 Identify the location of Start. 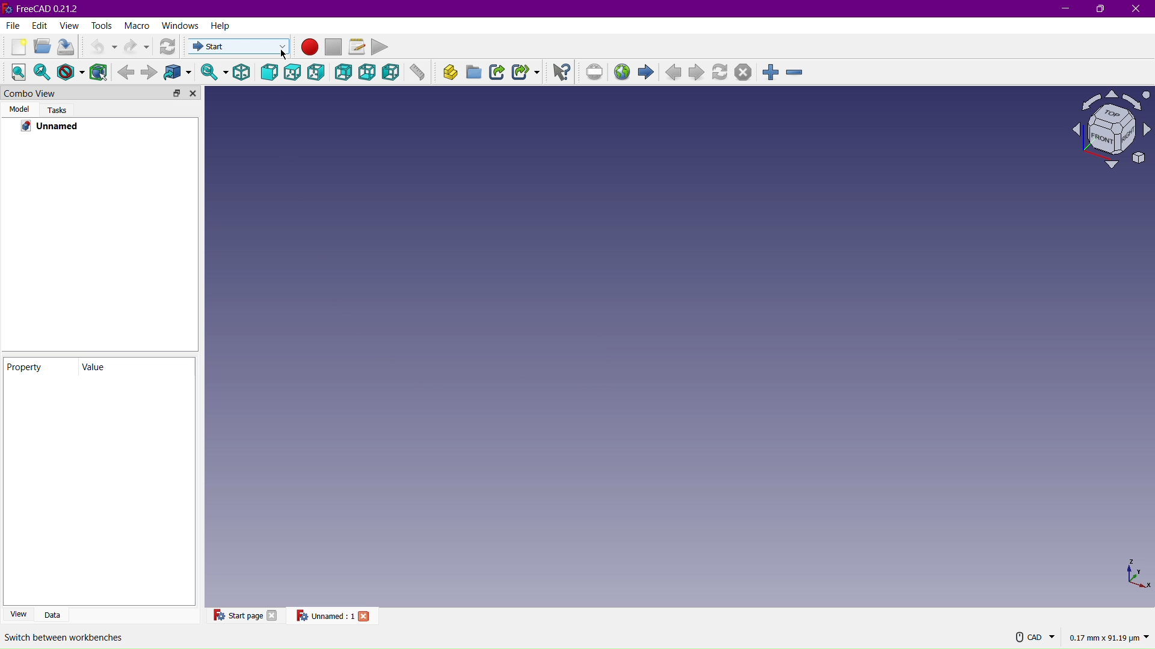
(237, 47).